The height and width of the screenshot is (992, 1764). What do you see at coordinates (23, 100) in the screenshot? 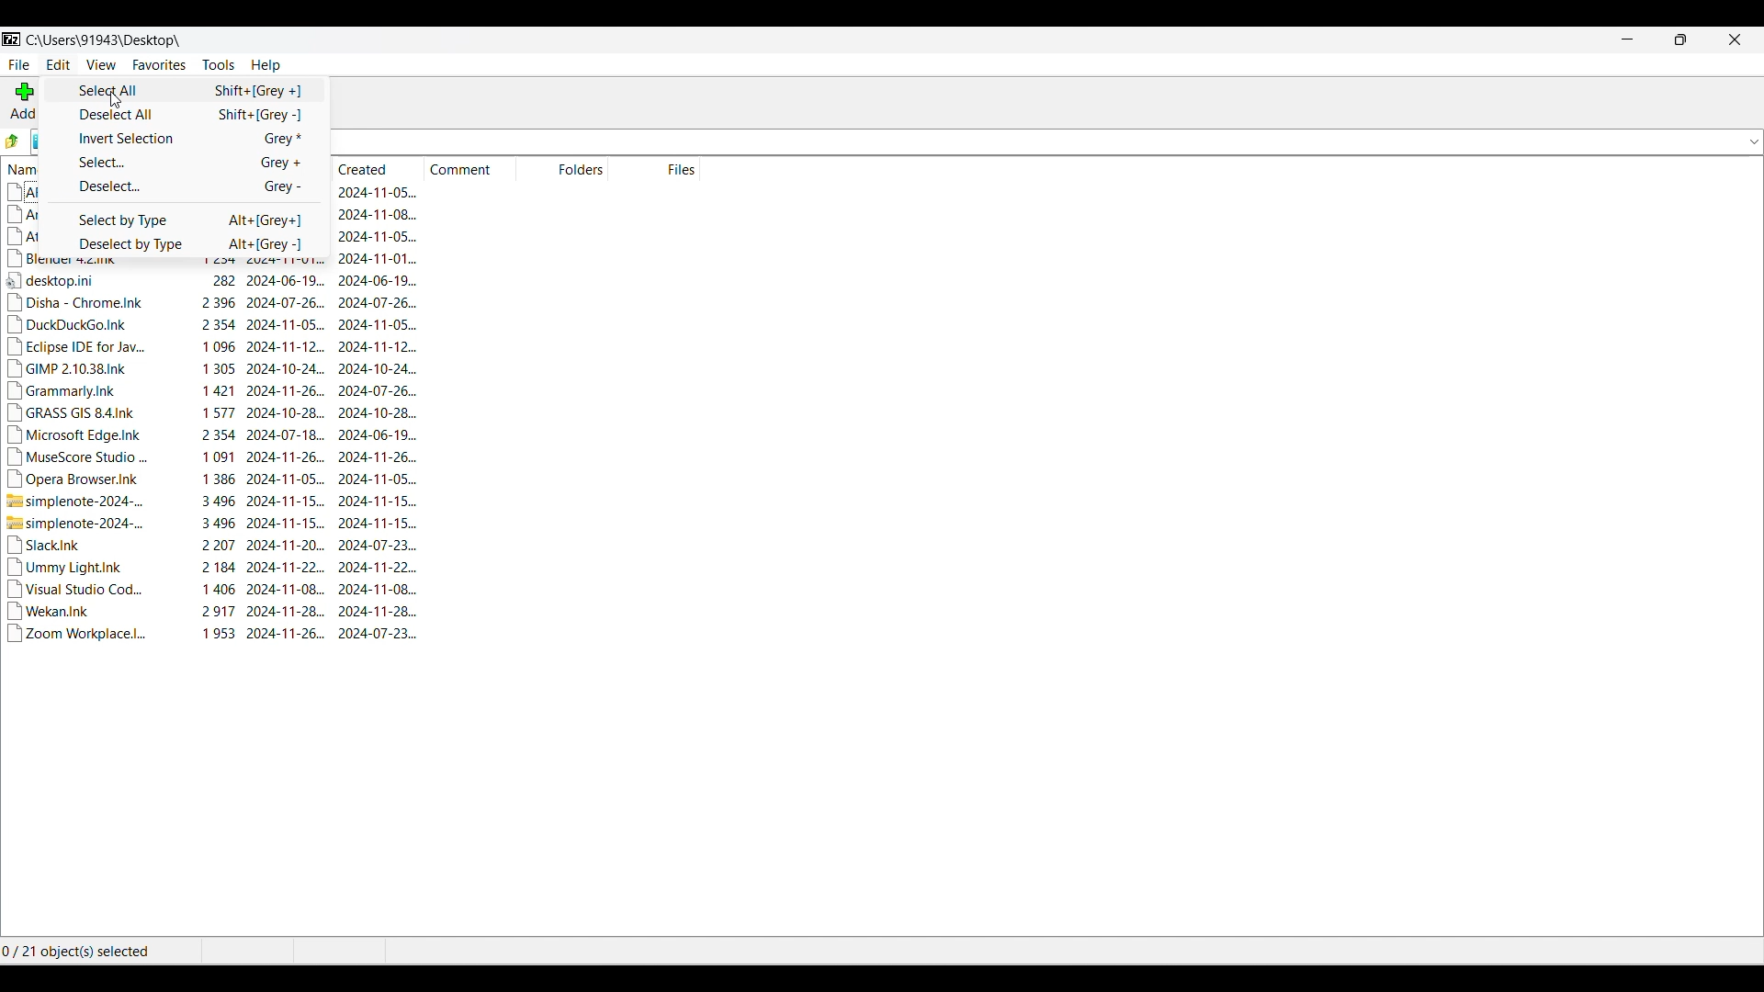
I see `Add` at bounding box center [23, 100].